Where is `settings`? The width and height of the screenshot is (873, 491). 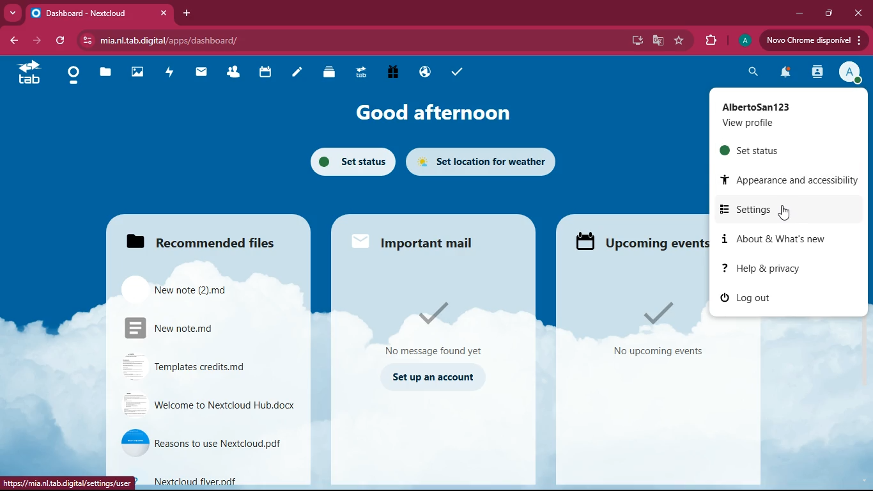
settings is located at coordinates (784, 209).